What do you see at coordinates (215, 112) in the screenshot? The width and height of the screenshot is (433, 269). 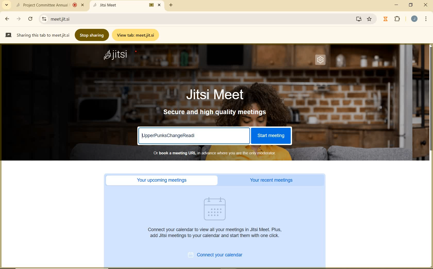 I see `SECURE AND HIGH QUALITY MEETINGS` at bounding box center [215, 112].